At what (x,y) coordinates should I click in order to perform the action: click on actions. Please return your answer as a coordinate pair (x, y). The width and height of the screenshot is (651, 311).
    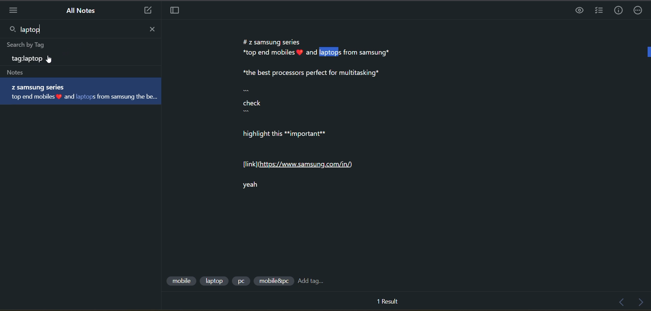
    Looking at the image, I should click on (639, 11).